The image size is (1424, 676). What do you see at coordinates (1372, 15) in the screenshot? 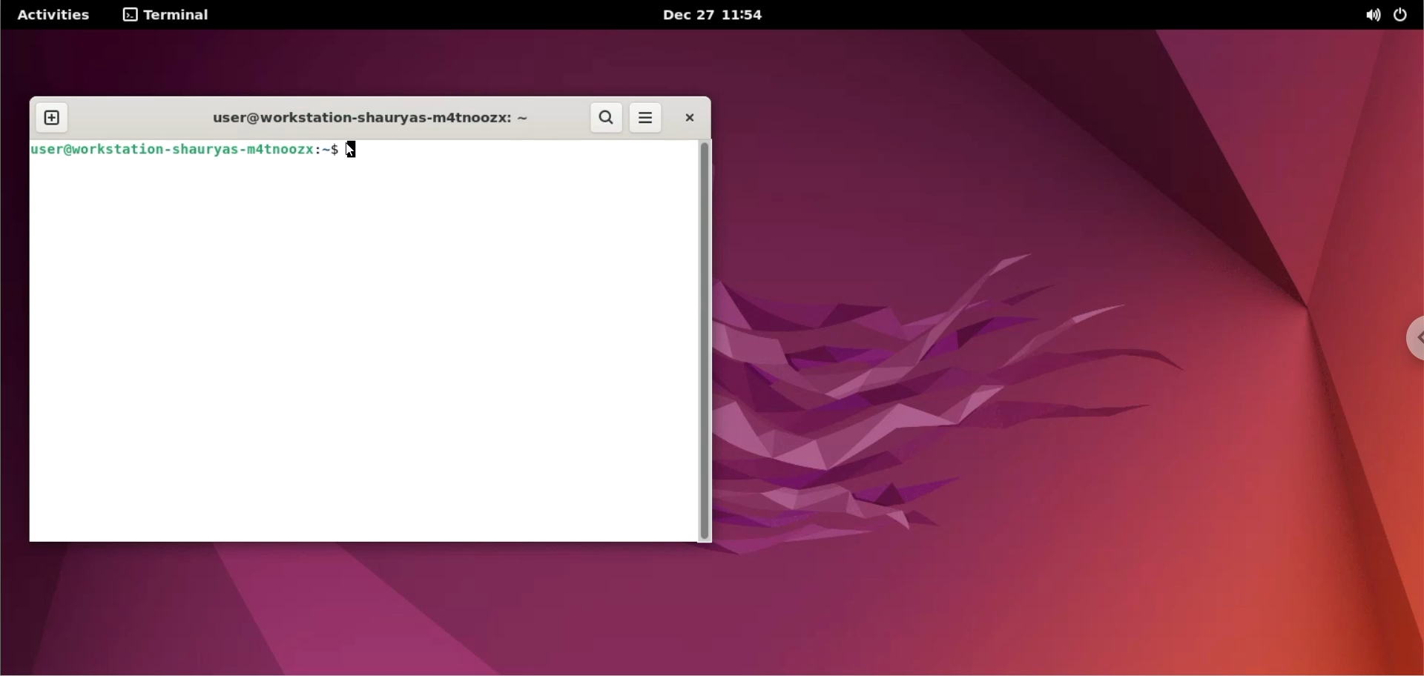
I see `sound options` at bounding box center [1372, 15].